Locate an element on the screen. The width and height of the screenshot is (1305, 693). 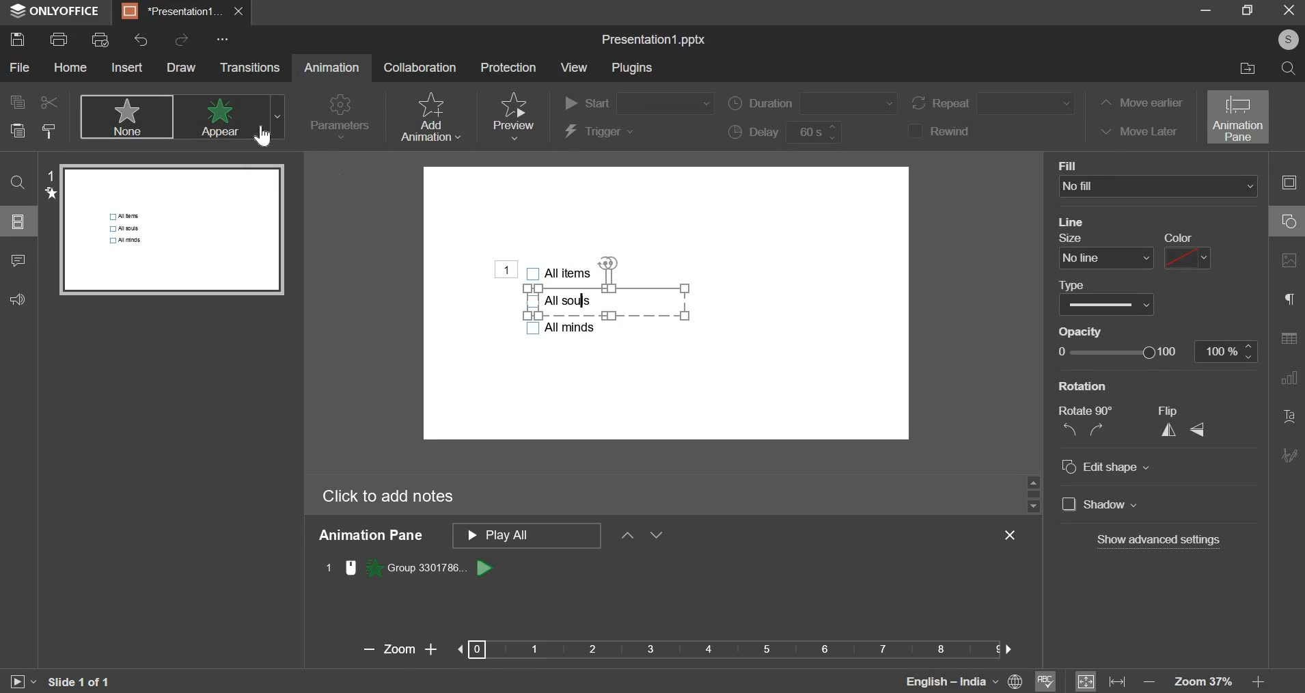
Cursor is located at coordinates (262, 137).